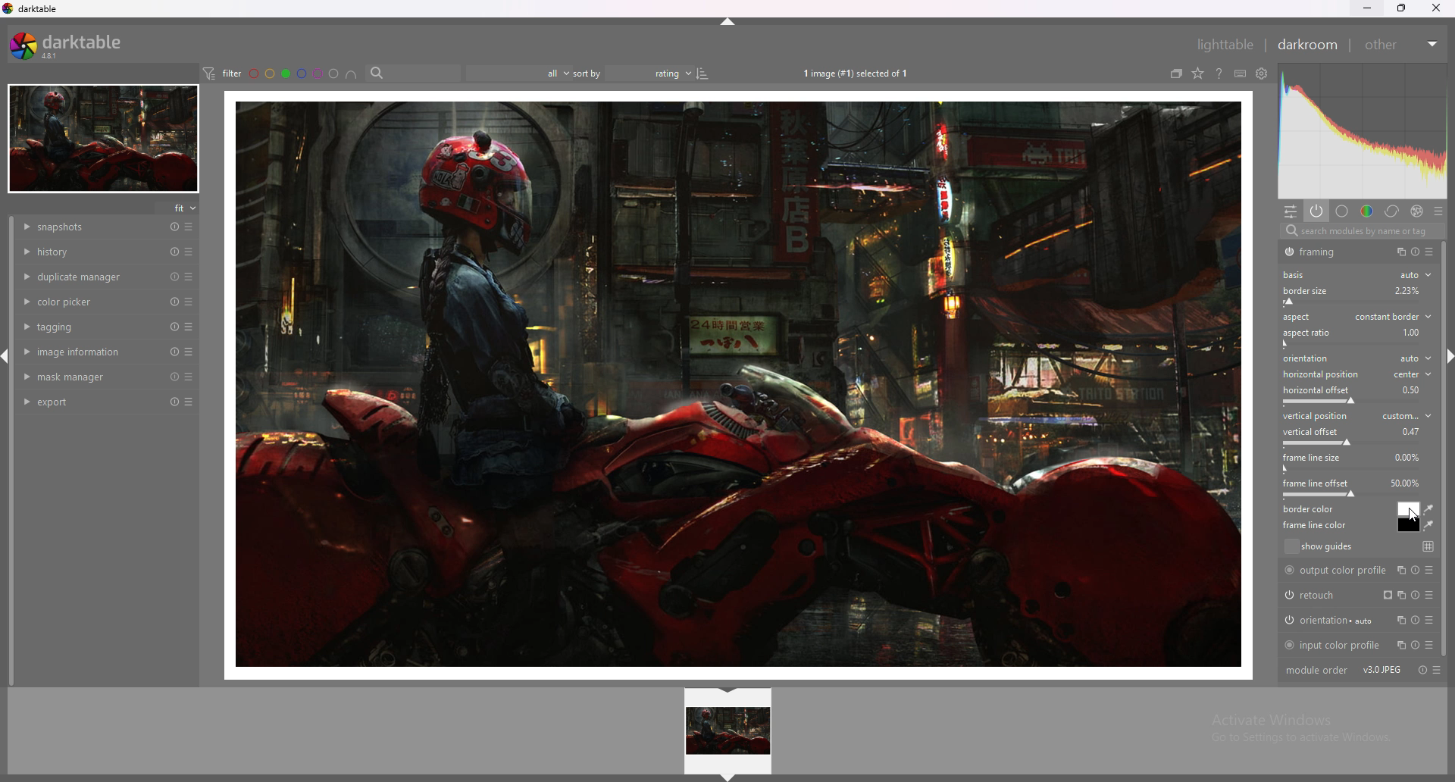  Describe the element at coordinates (174, 227) in the screenshot. I see `reset` at that location.